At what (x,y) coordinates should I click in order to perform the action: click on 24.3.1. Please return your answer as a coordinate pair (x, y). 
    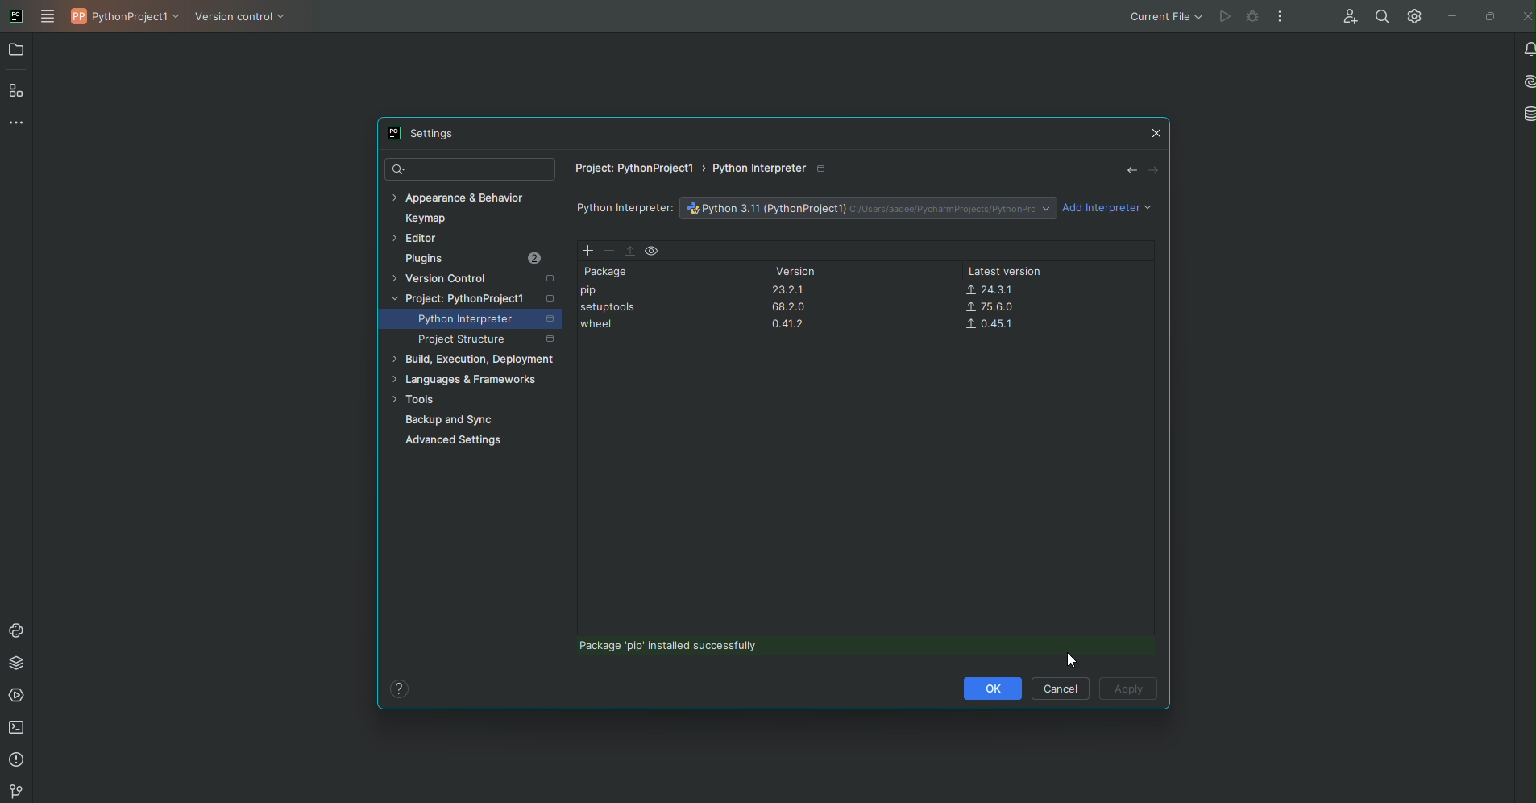
    Looking at the image, I should click on (991, 289).